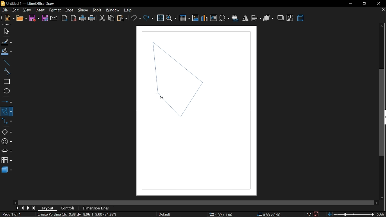  What do you see at coordinates (165, 214) in the screenshot?
I see `page style` at bounding box center [165, 214].